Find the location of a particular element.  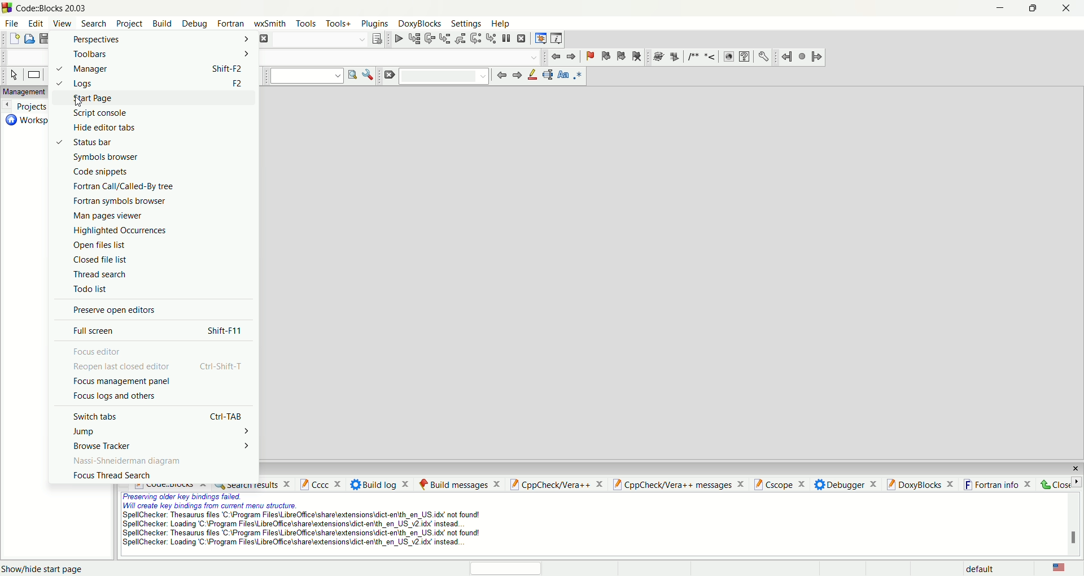

highlighted occurrences is located at coordinates (120, 231).